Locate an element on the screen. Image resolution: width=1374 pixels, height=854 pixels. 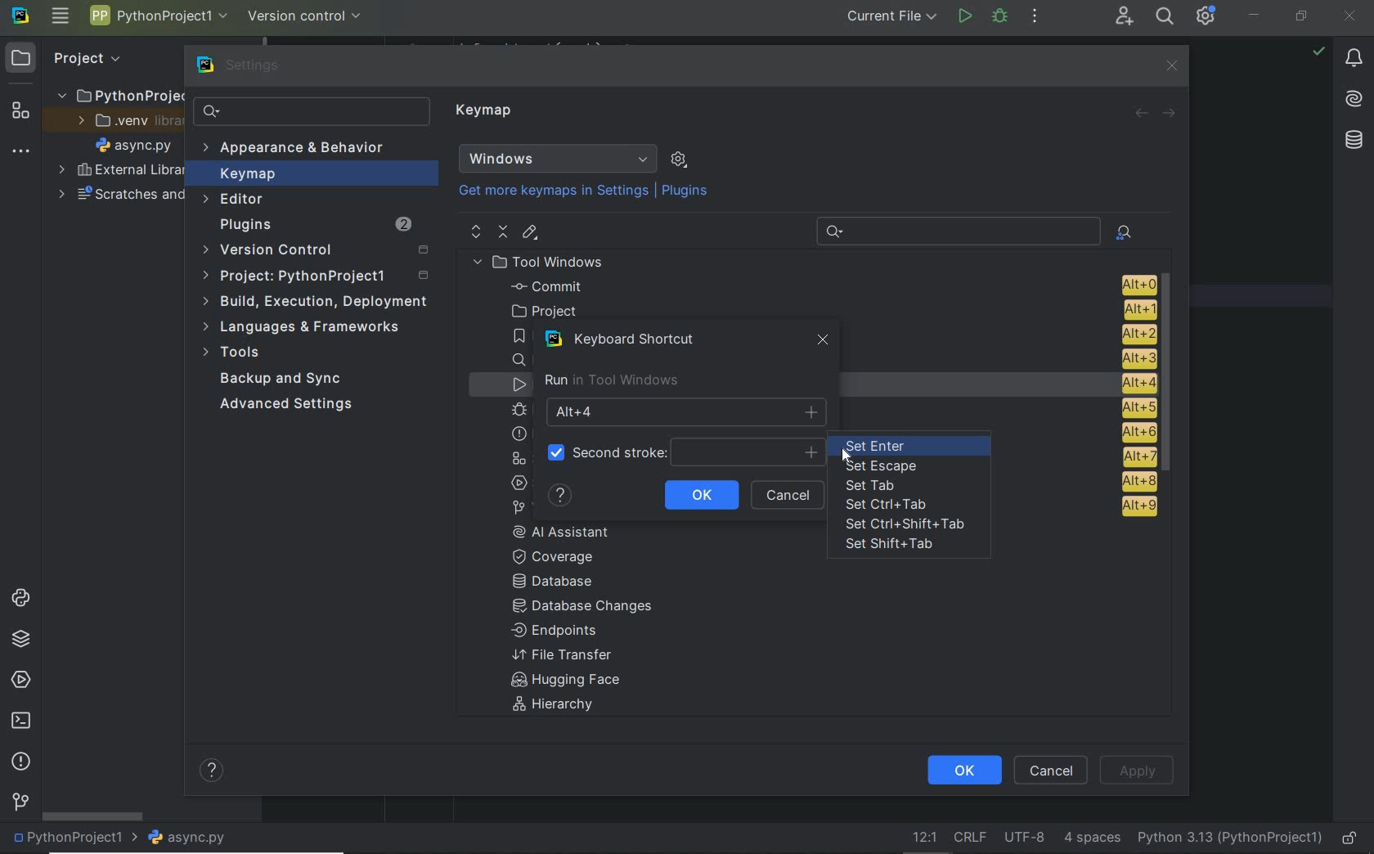
coverage is located at coordinates (563, 555).